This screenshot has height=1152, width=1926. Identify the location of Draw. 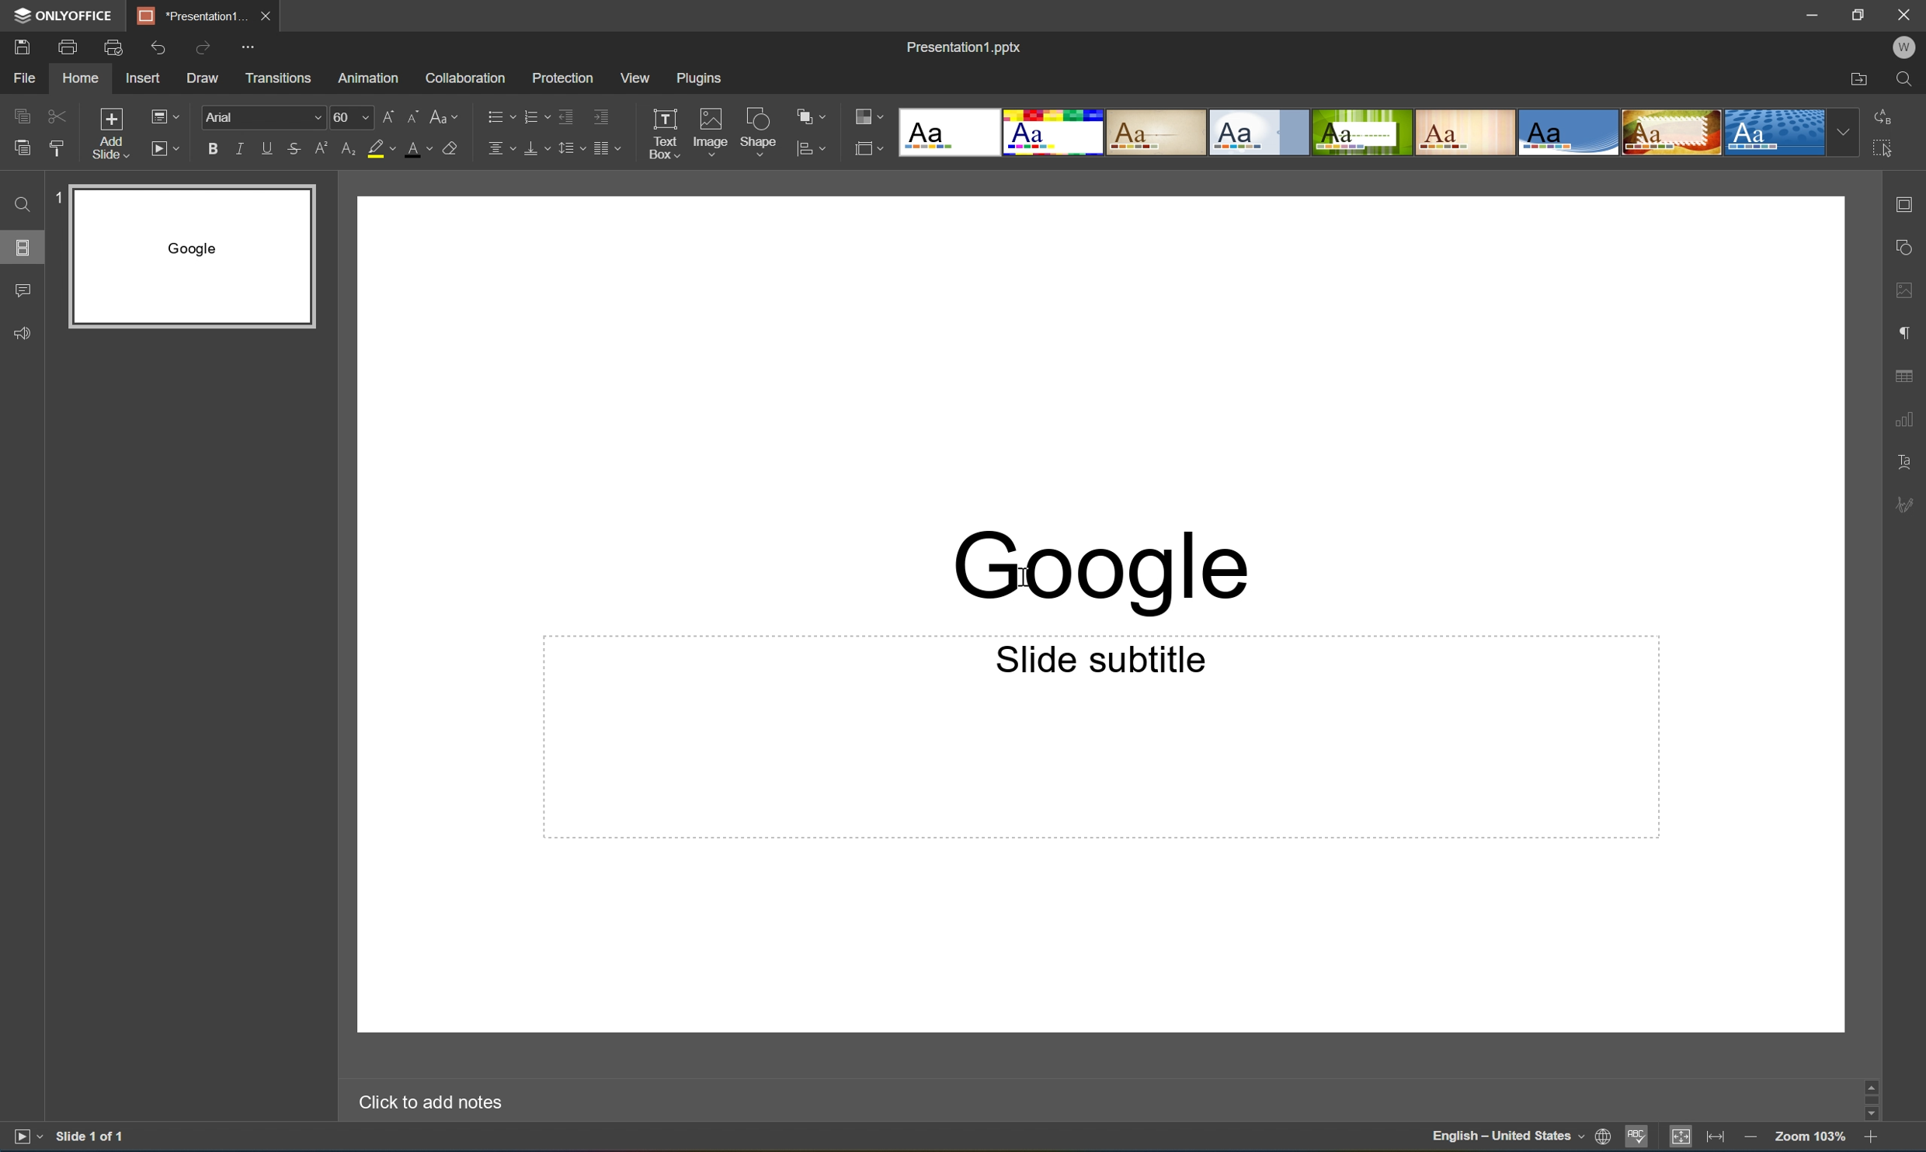
(202, 78).